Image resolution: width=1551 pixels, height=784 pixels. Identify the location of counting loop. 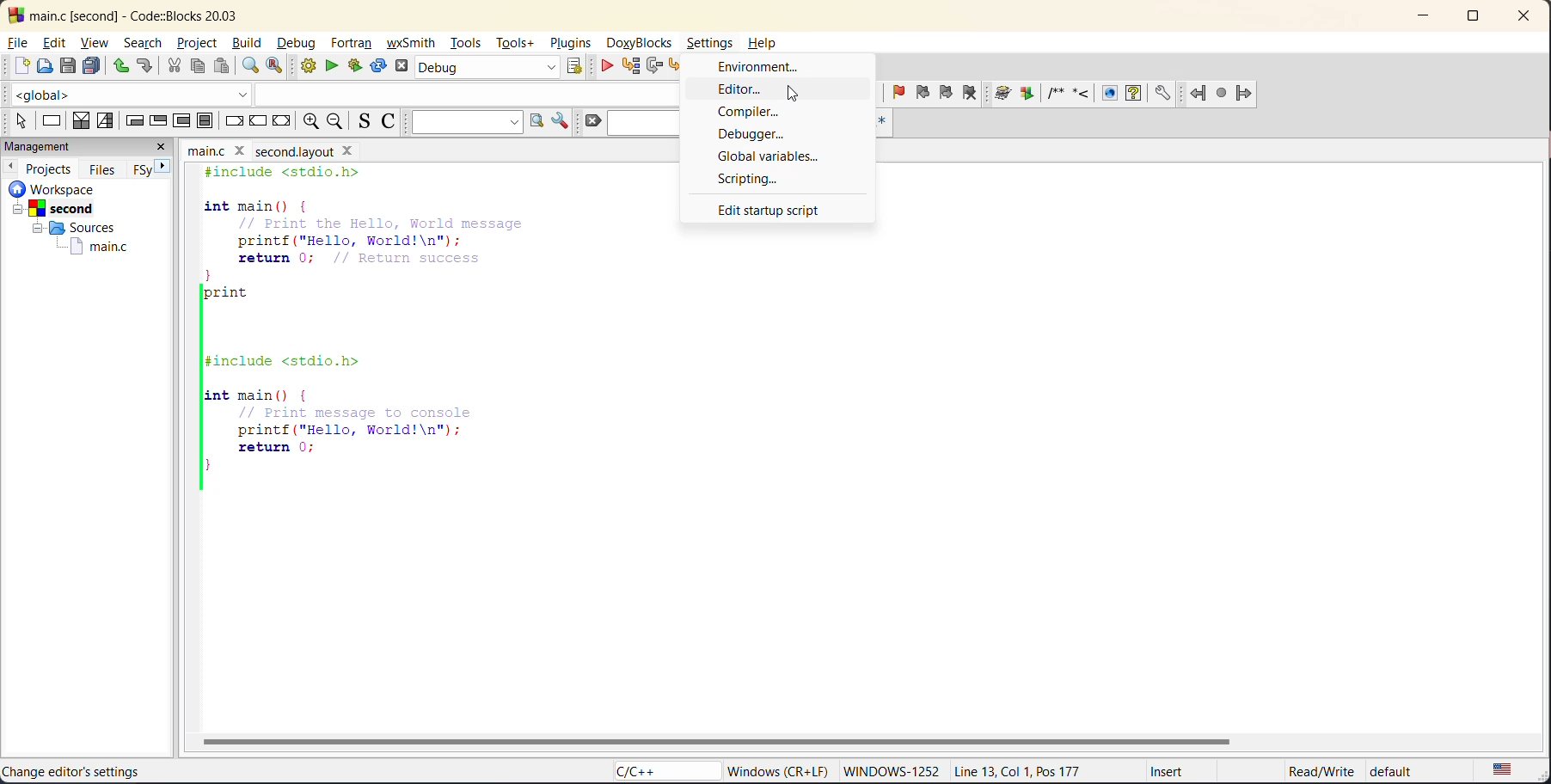
(184, 120).